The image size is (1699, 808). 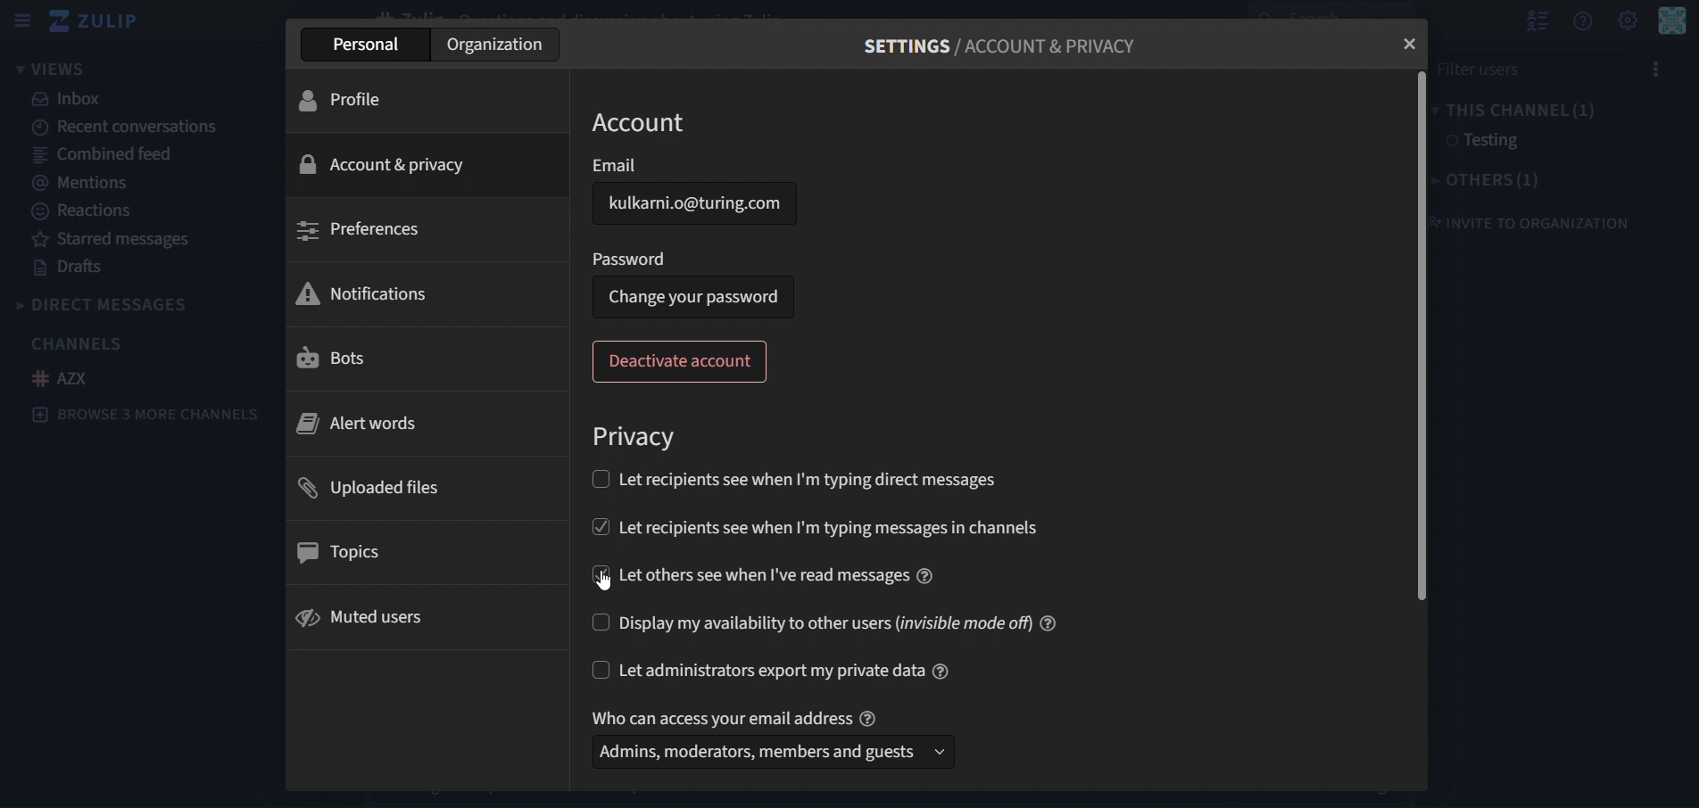 What do you see at coordinates (66, 268) in the screenshot?
I see `drafts` at bounding box center [66, 268].